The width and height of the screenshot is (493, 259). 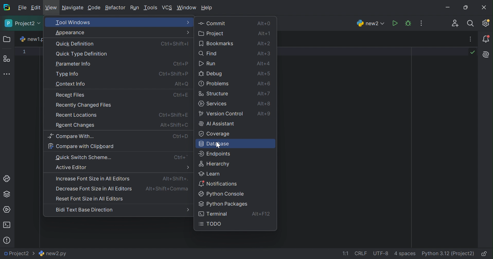 I want to click on Tool windows, so click(x=73, y=23).